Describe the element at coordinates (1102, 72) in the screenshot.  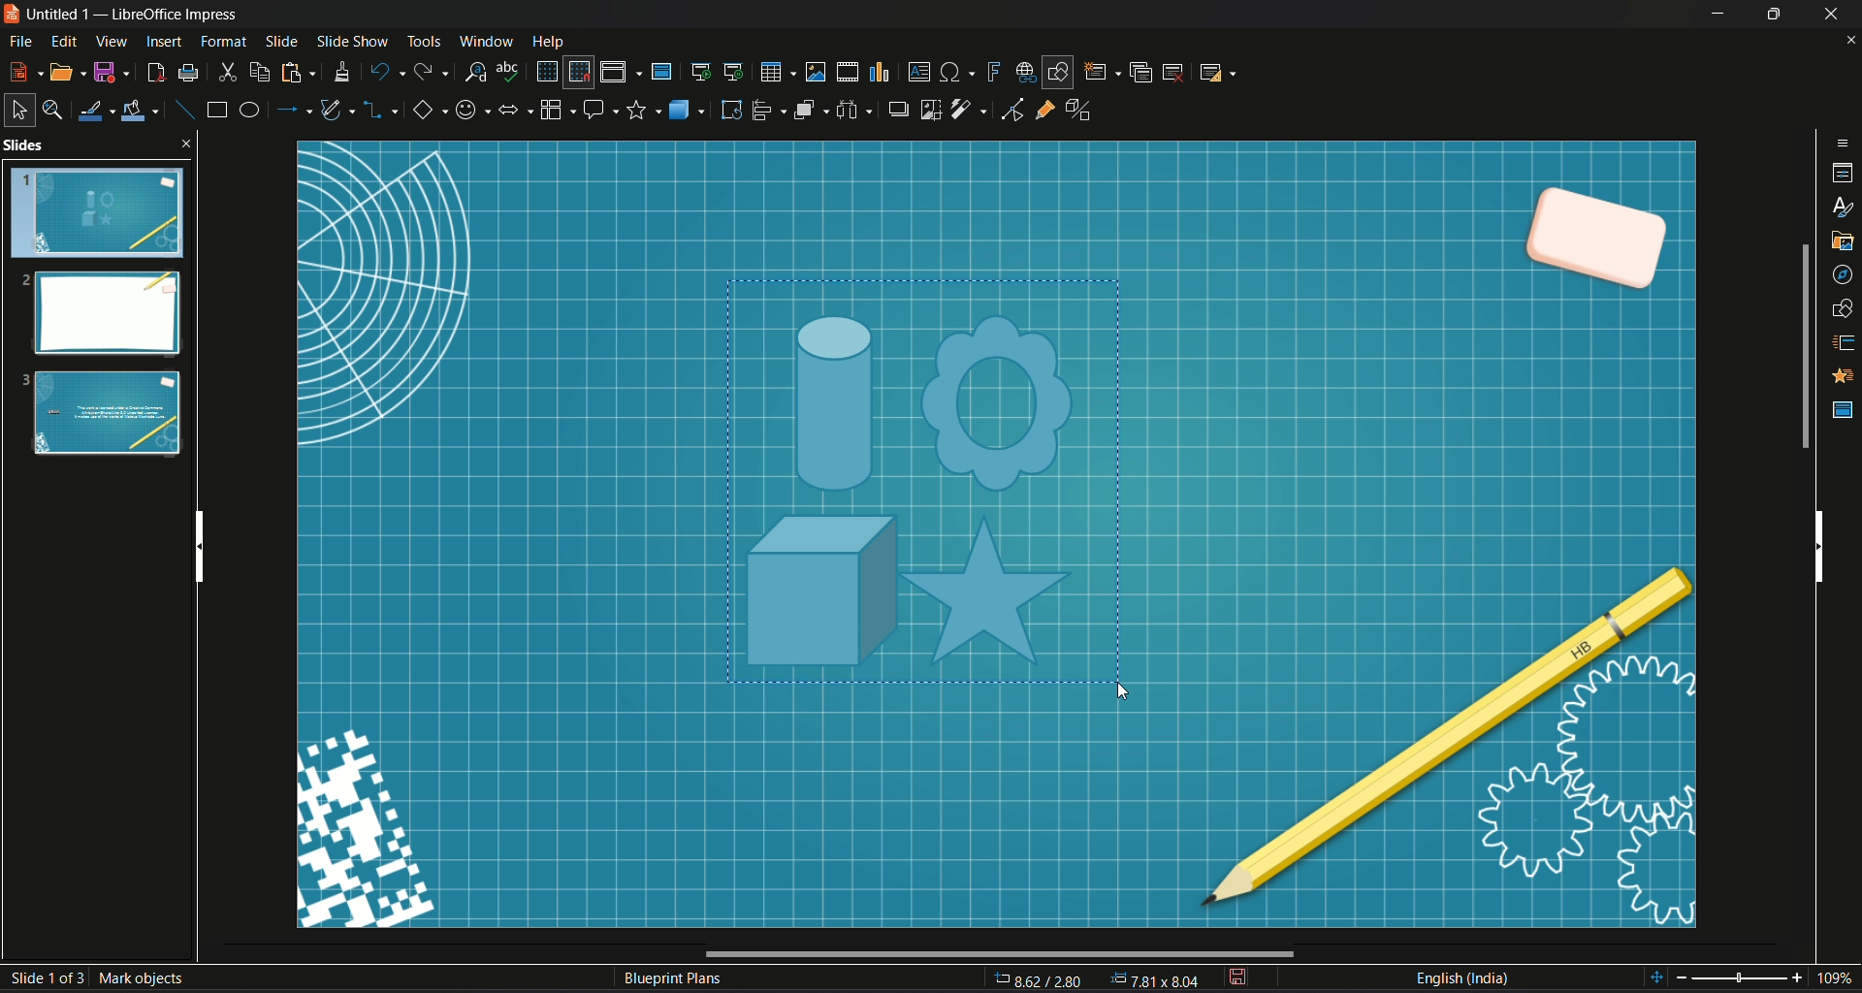
I see `new slide` at that location.